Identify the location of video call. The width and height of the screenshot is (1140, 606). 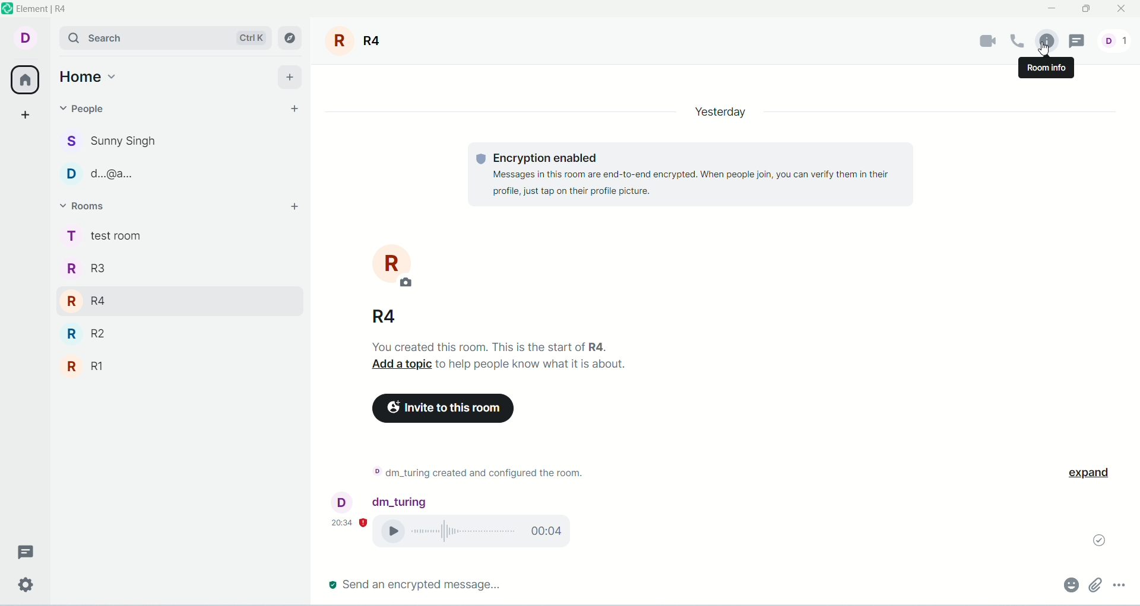
(989, 42).